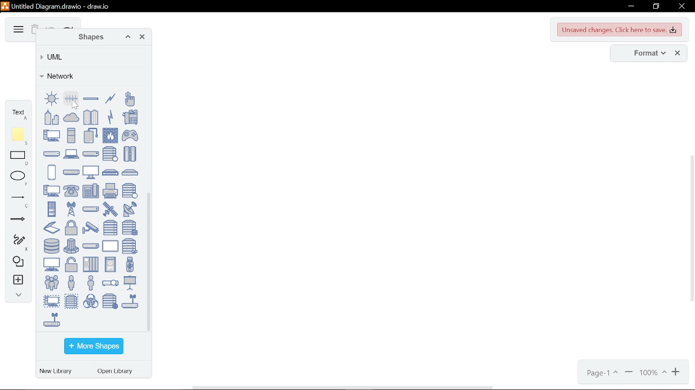 The height and width of the screenshot is (390, 695). Describe the element at coordinates (130, 172) in the screenshot. I see `patch panel` at that location.